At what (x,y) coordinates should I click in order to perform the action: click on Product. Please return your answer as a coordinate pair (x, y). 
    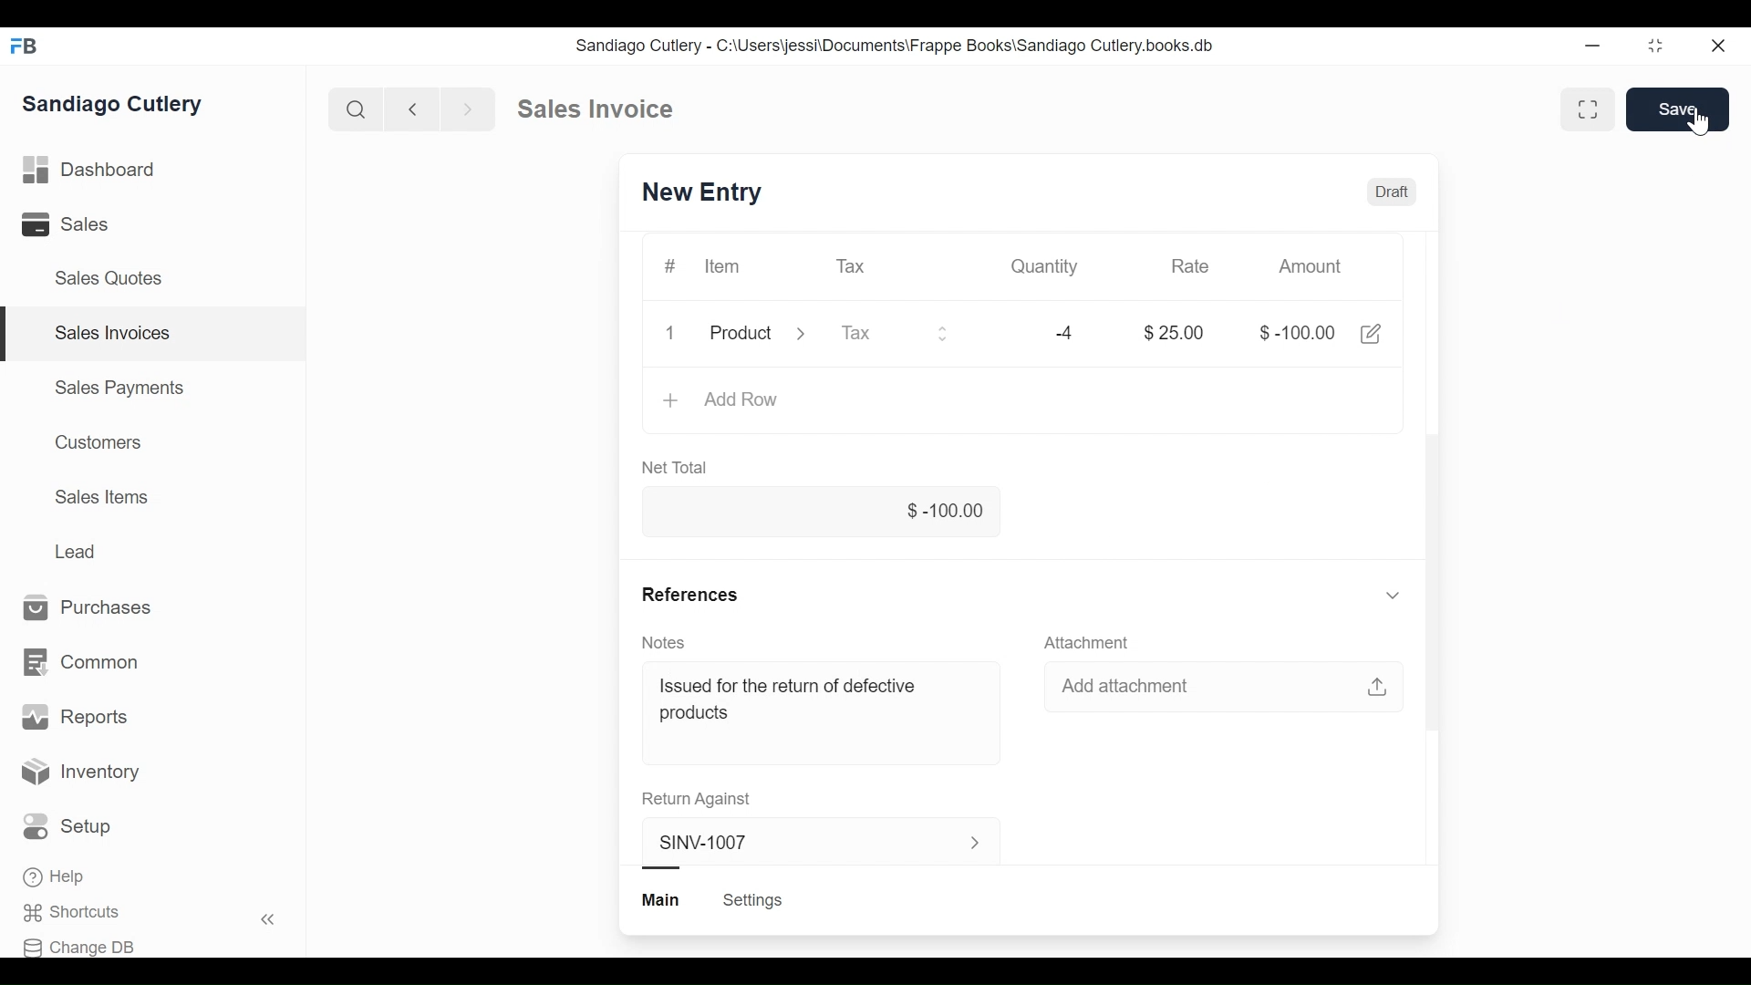
    Looking at the image, I should click on (757, 334).